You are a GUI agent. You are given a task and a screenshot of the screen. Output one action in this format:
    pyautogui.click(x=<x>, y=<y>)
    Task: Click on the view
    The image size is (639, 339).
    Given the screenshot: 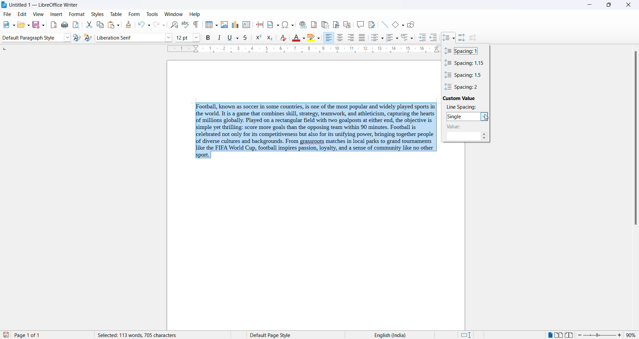 What is the action you would take?
    pyautogui.click(x=37, y=14)
    